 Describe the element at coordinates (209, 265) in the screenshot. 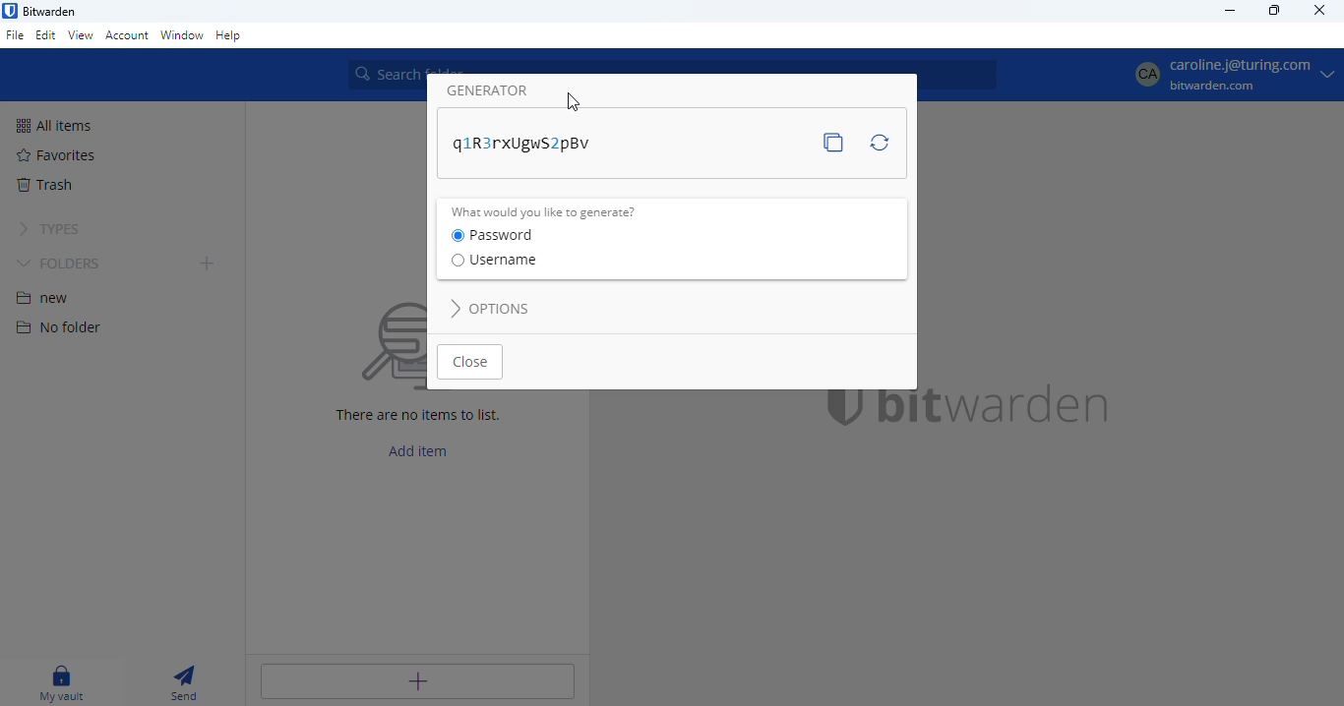

I see `add folder` at that location.